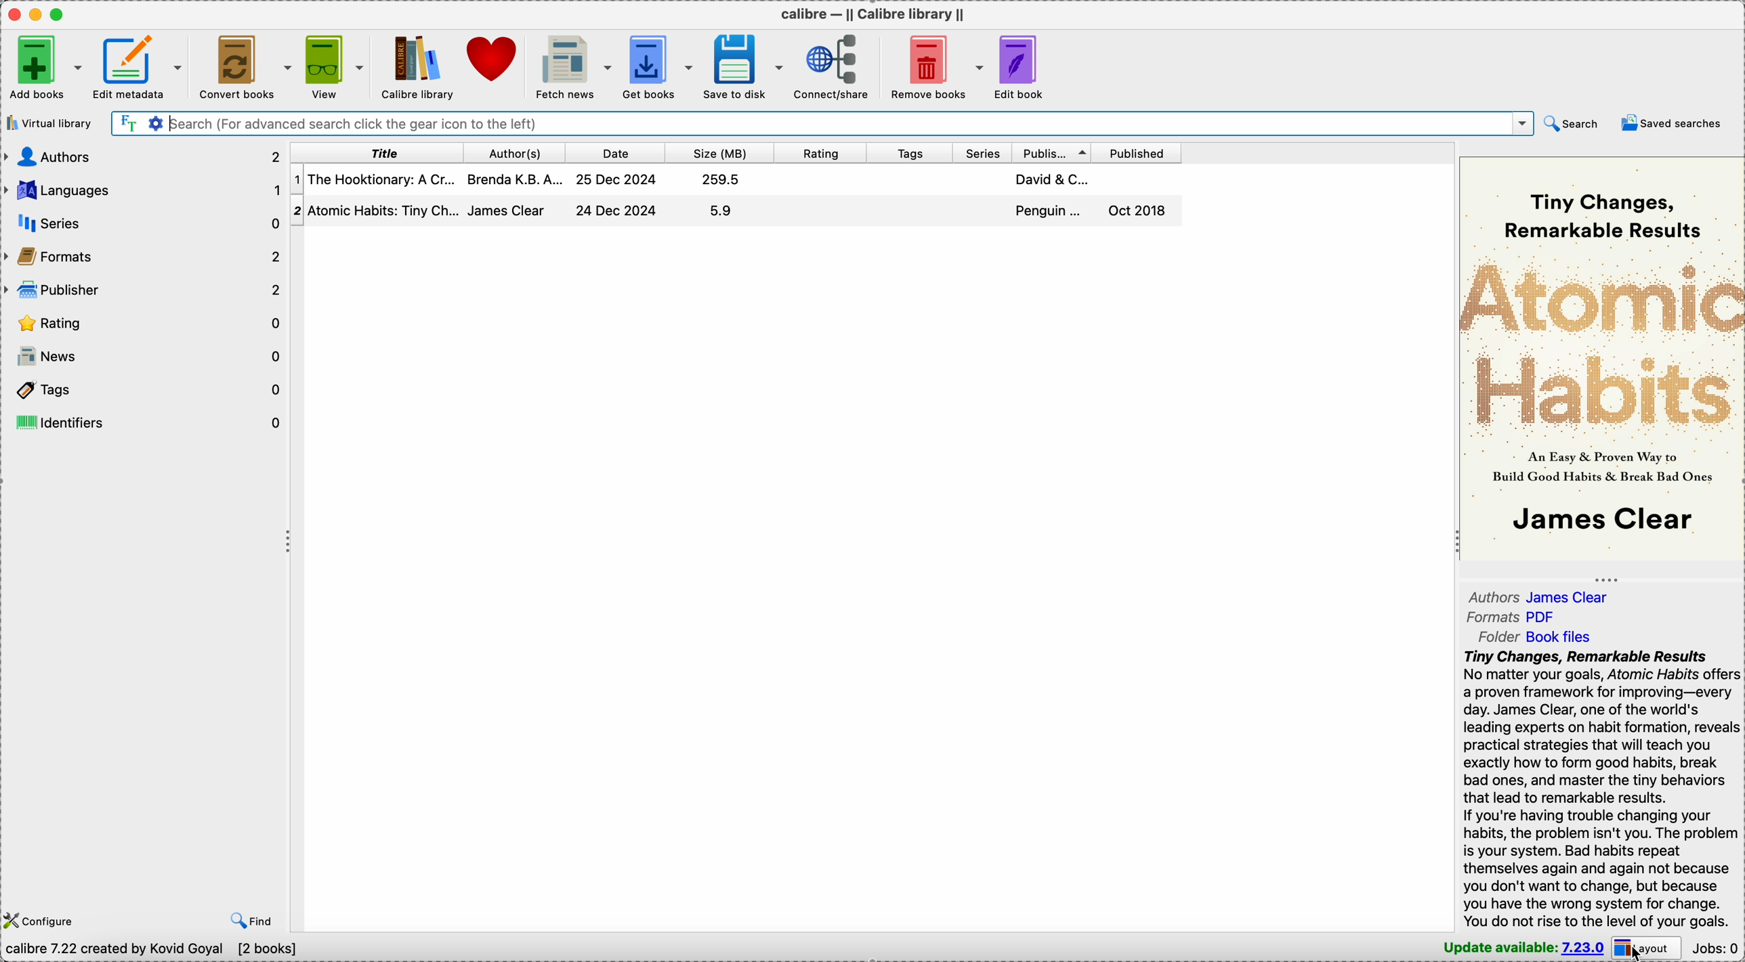  What do you see at coordinates (1601, 345) in the screenshot?
I see `atomic habits` at bounding box center [1601, 345].